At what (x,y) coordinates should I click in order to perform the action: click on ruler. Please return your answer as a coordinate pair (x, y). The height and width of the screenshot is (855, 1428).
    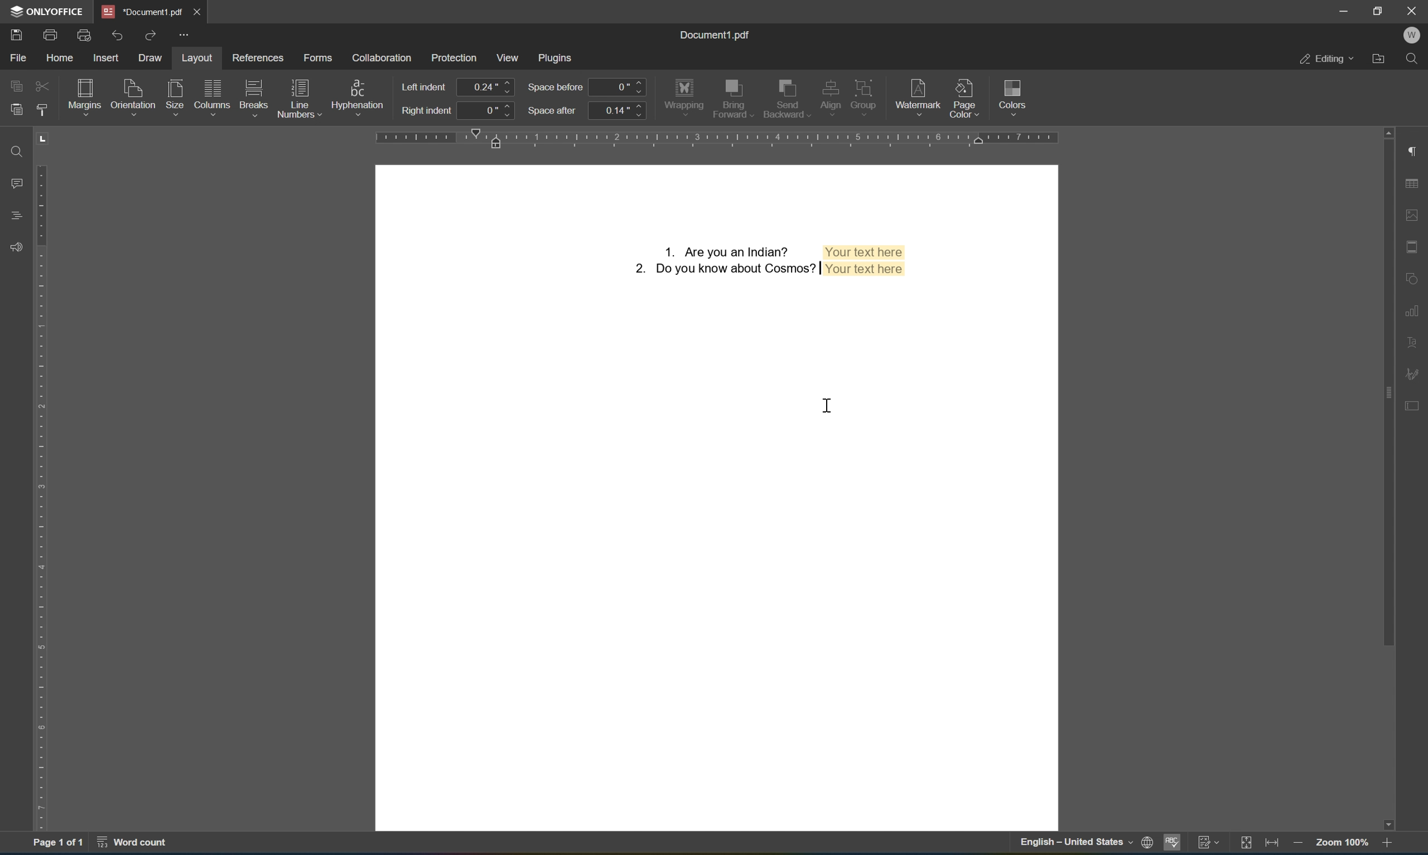
    Looking at the image, I should click on (714, 139).